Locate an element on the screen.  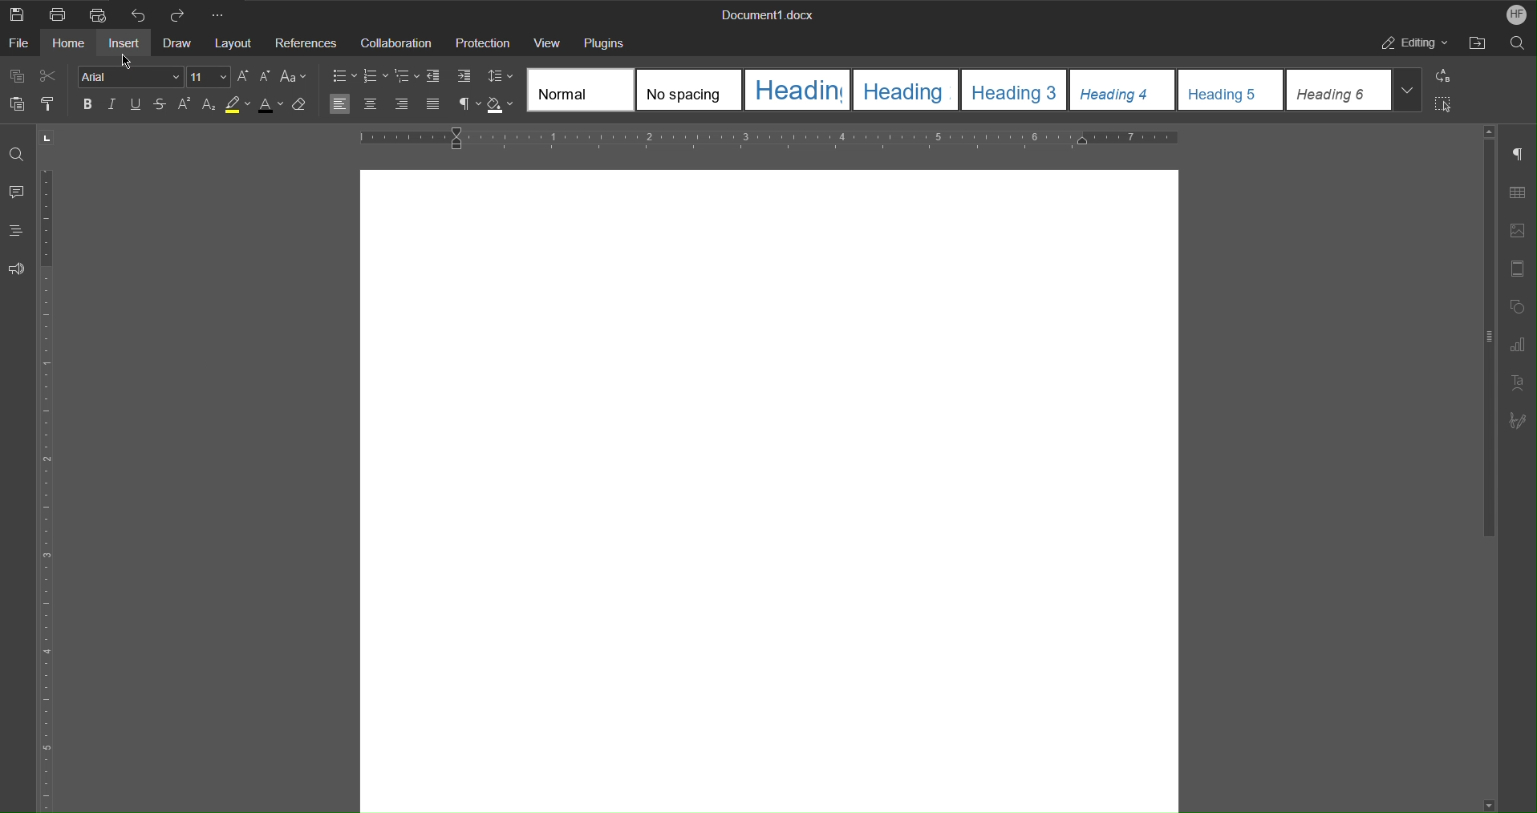
Vertical Ruler is located at coordinates (43, 487).